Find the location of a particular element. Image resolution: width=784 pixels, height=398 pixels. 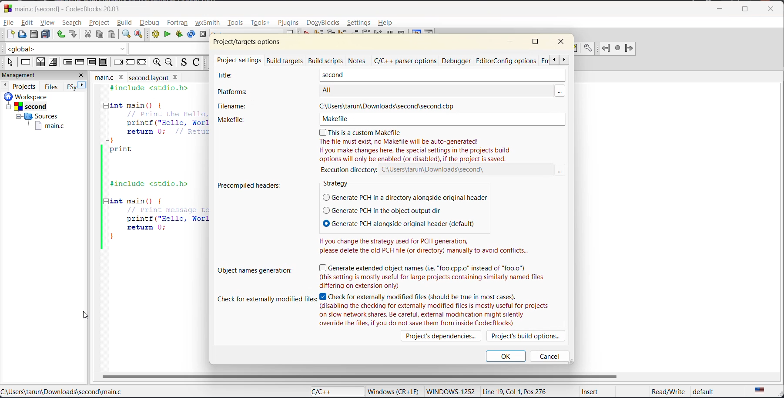

build is located at coordinates (124, 22).